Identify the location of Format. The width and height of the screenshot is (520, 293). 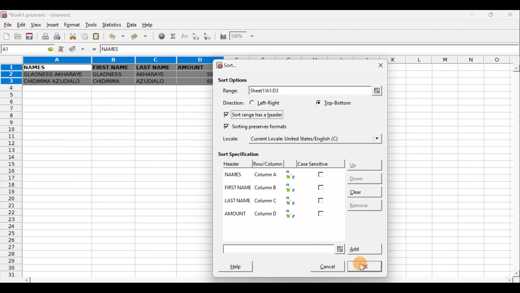
(73, 25).